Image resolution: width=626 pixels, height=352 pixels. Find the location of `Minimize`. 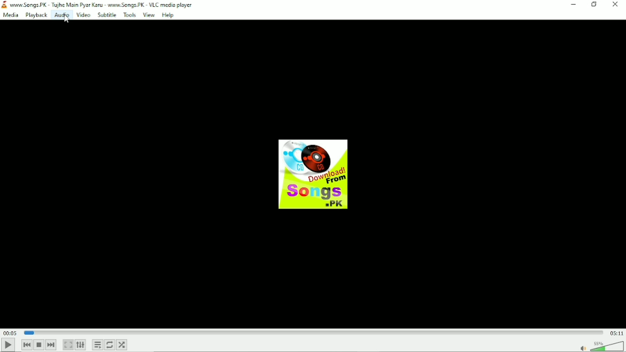

Minimize is located at coordinates (575, 5).